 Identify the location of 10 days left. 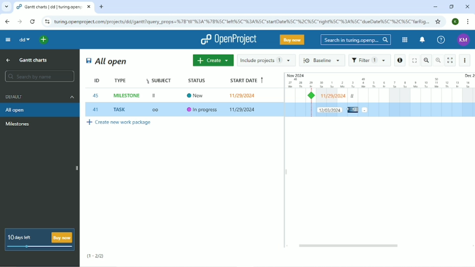
(39, 240).